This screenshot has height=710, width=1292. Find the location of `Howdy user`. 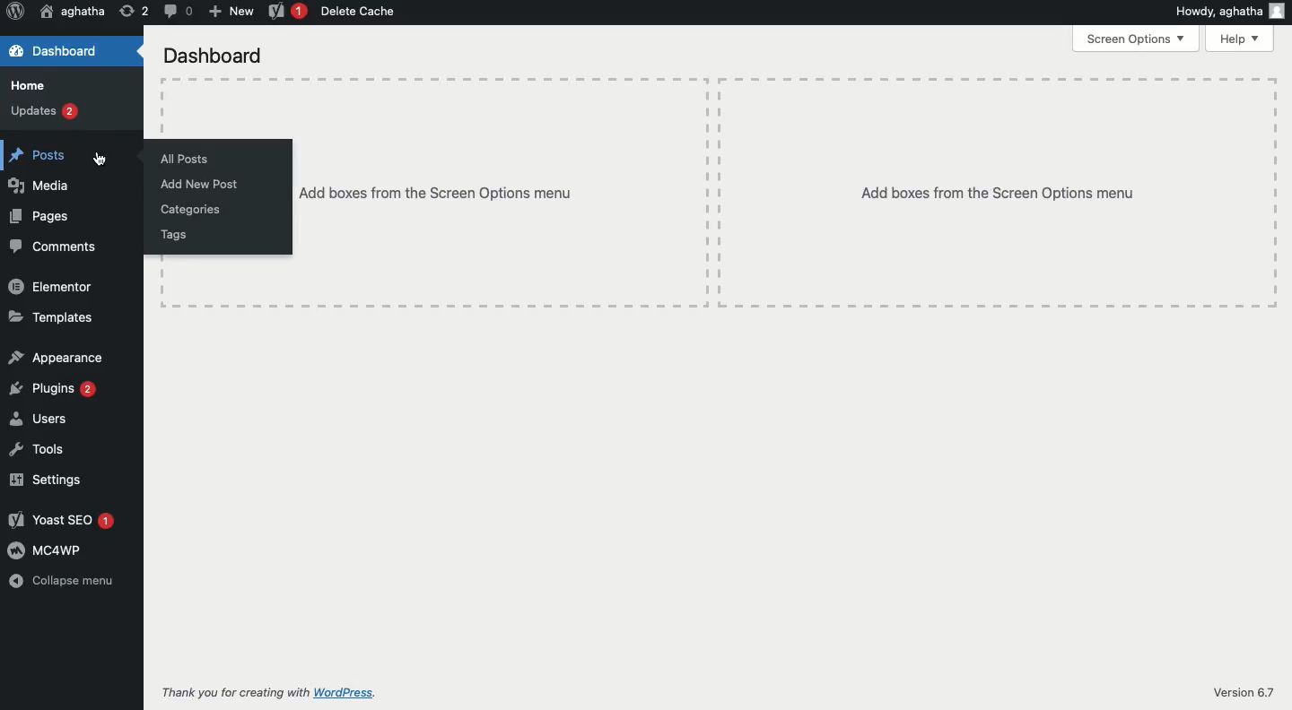

Howdy user is located at coordinates (1228, 13).